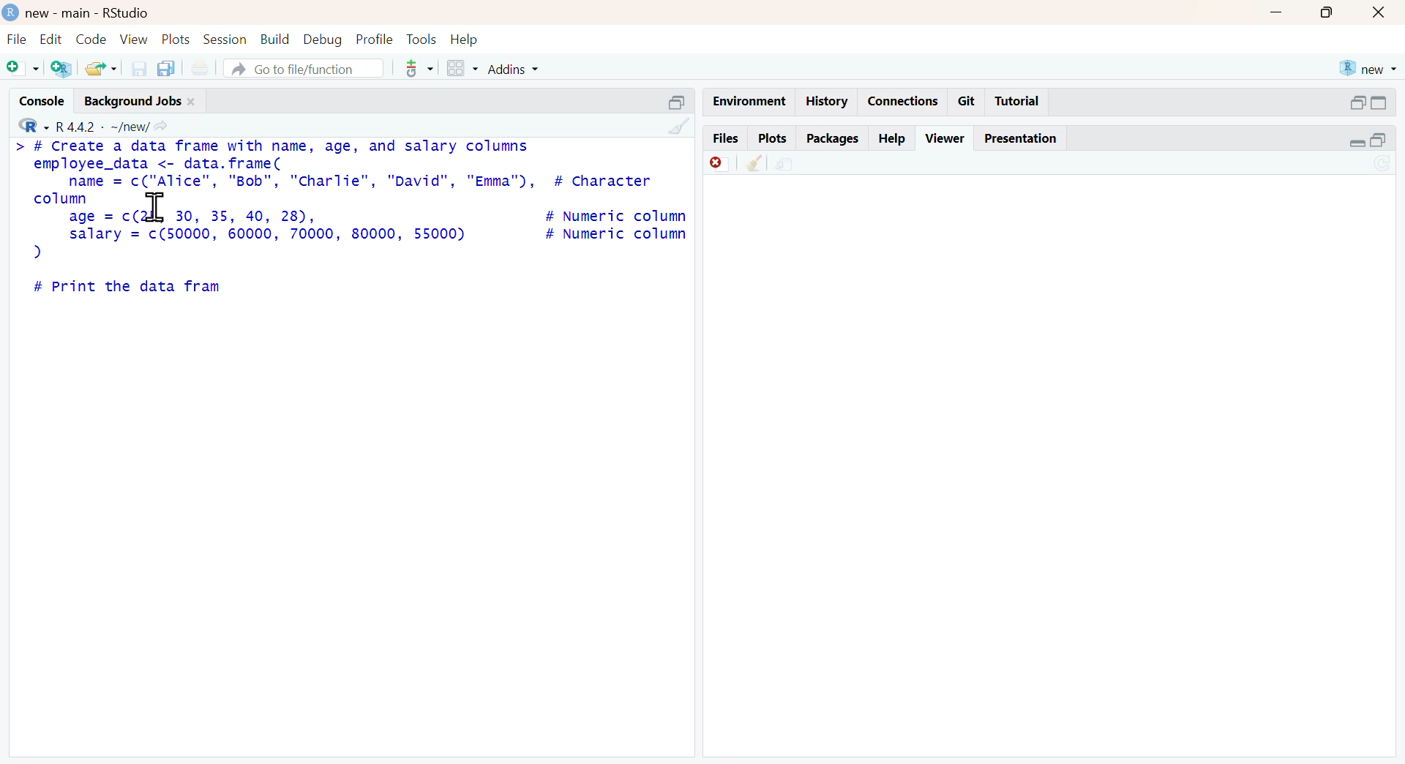 The width and height of the screenshot is (1405, 764). What do you see at coordinates (117, 125) in the screenshot?
I see `R442 - ~/new/` at bounding box center [117, 125].